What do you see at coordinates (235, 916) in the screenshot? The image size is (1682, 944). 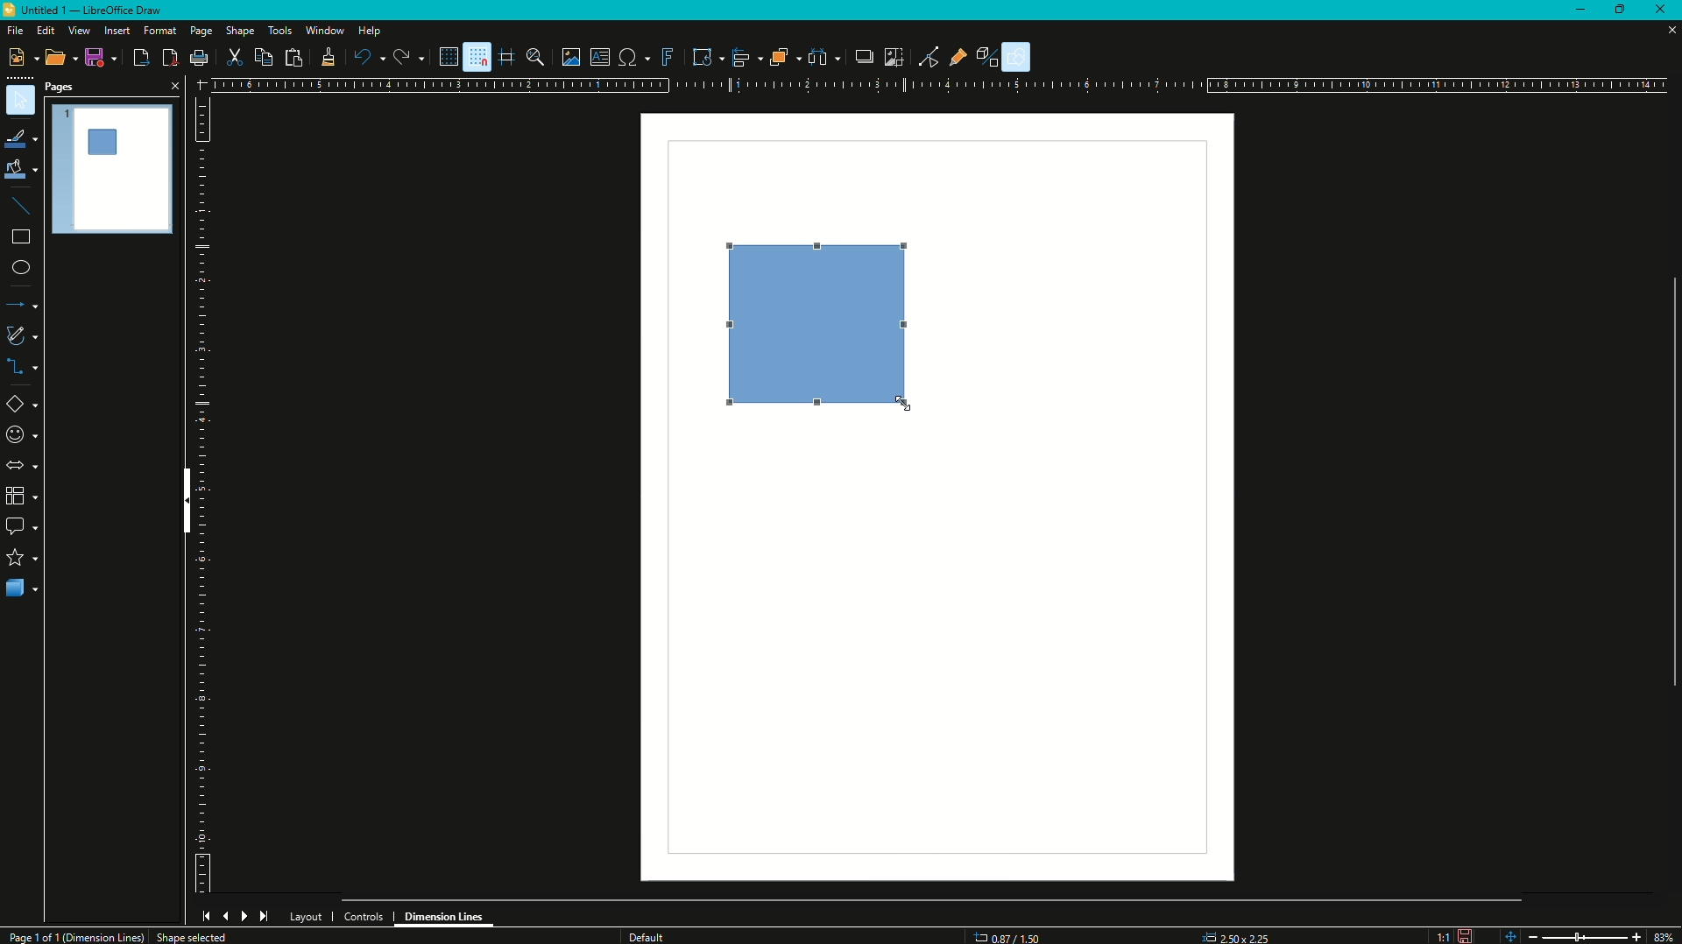 I see `Navigation` at bounding box center [235, 916].